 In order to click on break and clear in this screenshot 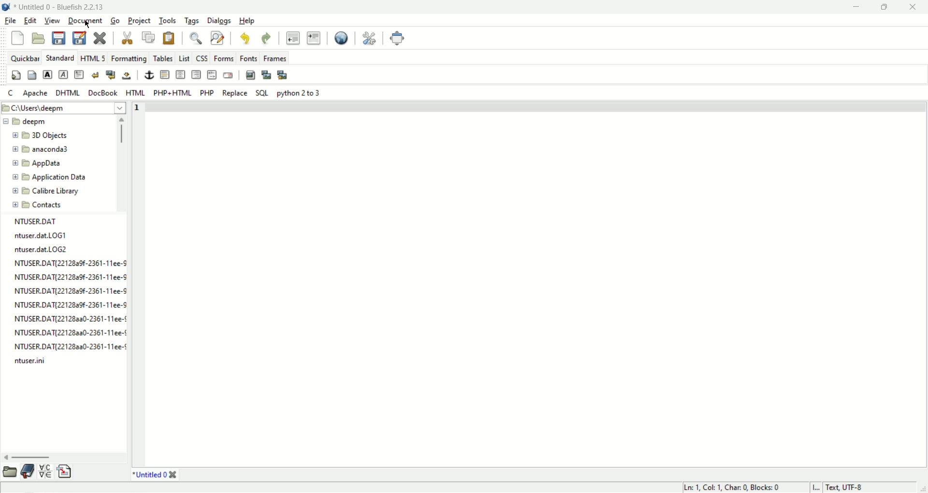, I will do `click(111, 75)`.